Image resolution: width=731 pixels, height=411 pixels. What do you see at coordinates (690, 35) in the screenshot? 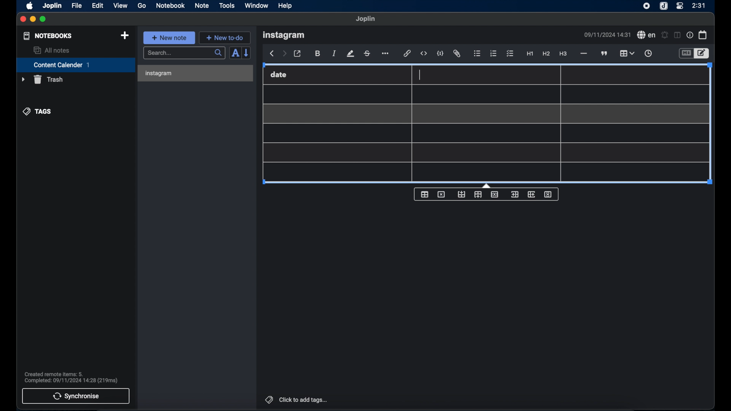
I see `note properties` at bounding box center [690, 35].